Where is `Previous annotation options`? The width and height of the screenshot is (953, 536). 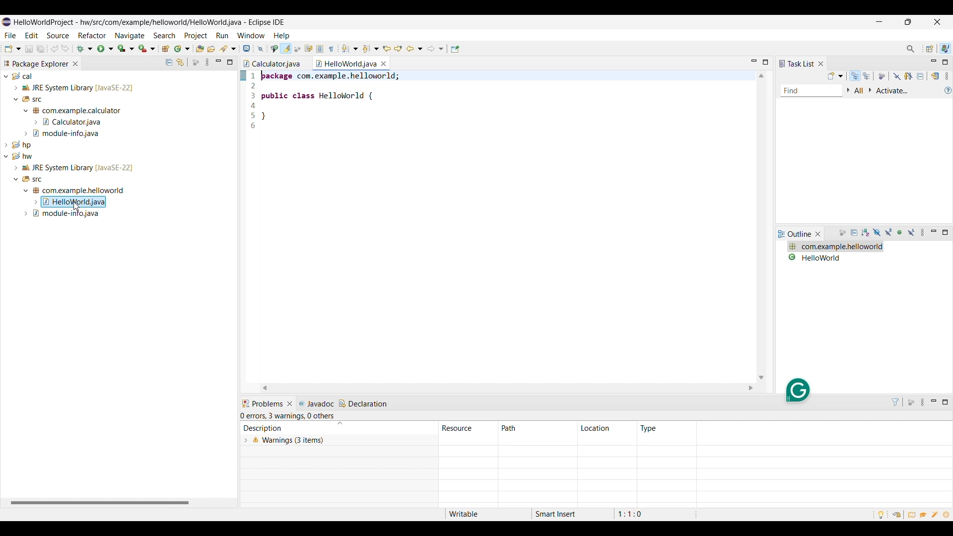 Previous annotation options is located at coordinates (371, 49).